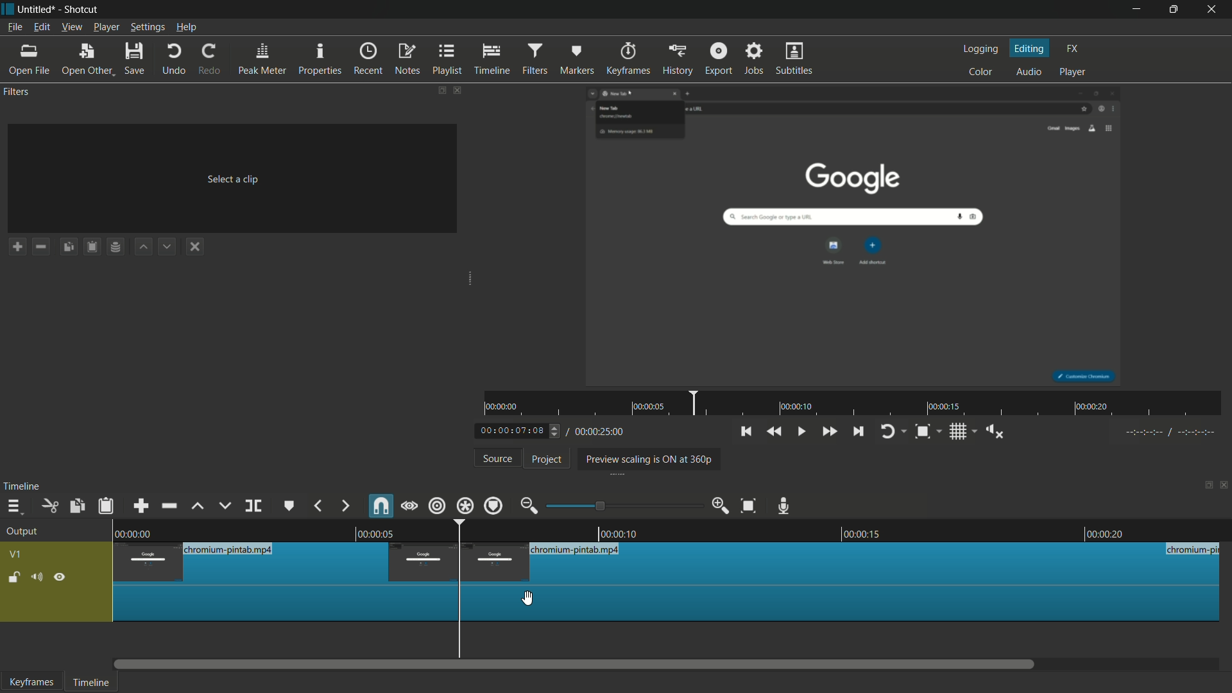  What do you see at coordinates (784, 507) in the screenshot?
I see `record audio` at bounding box center [784, 507].